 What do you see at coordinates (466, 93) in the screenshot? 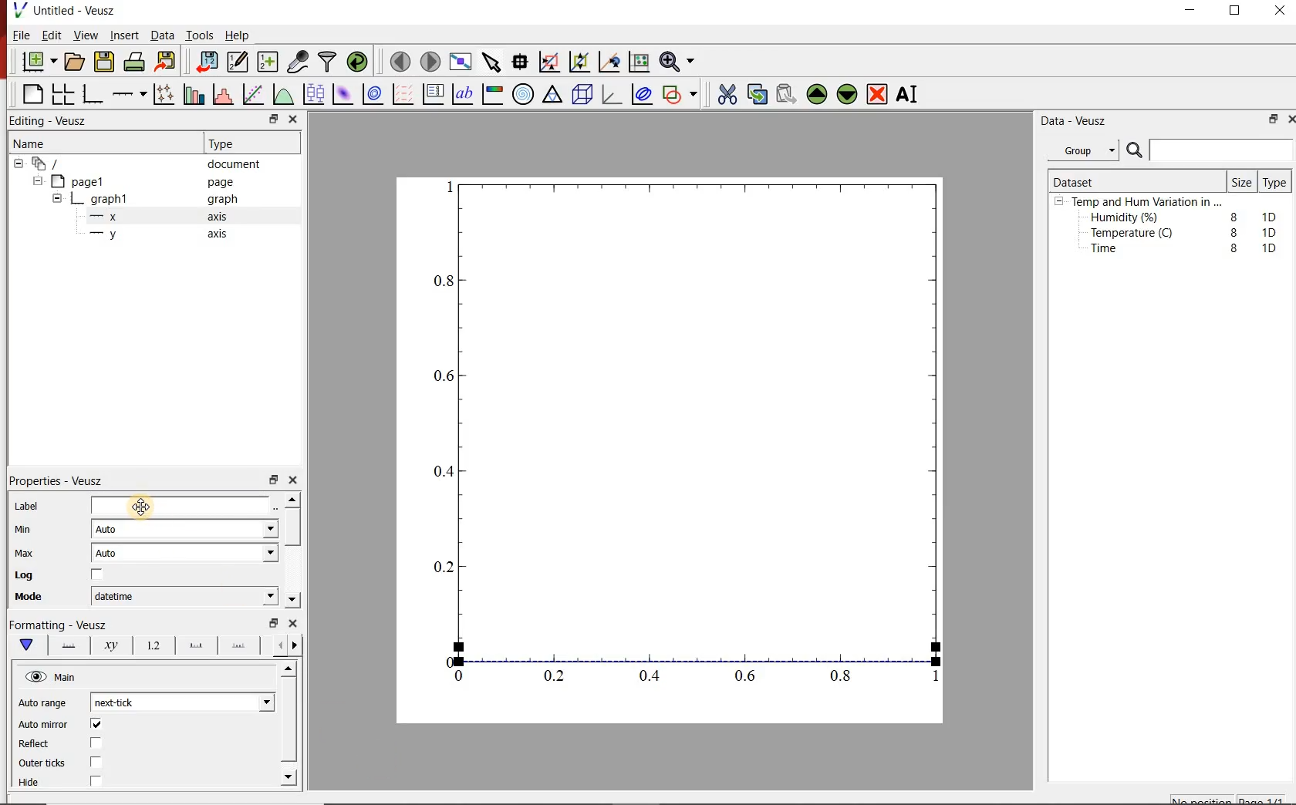
I see `text label` at bounding box center [466, 93].